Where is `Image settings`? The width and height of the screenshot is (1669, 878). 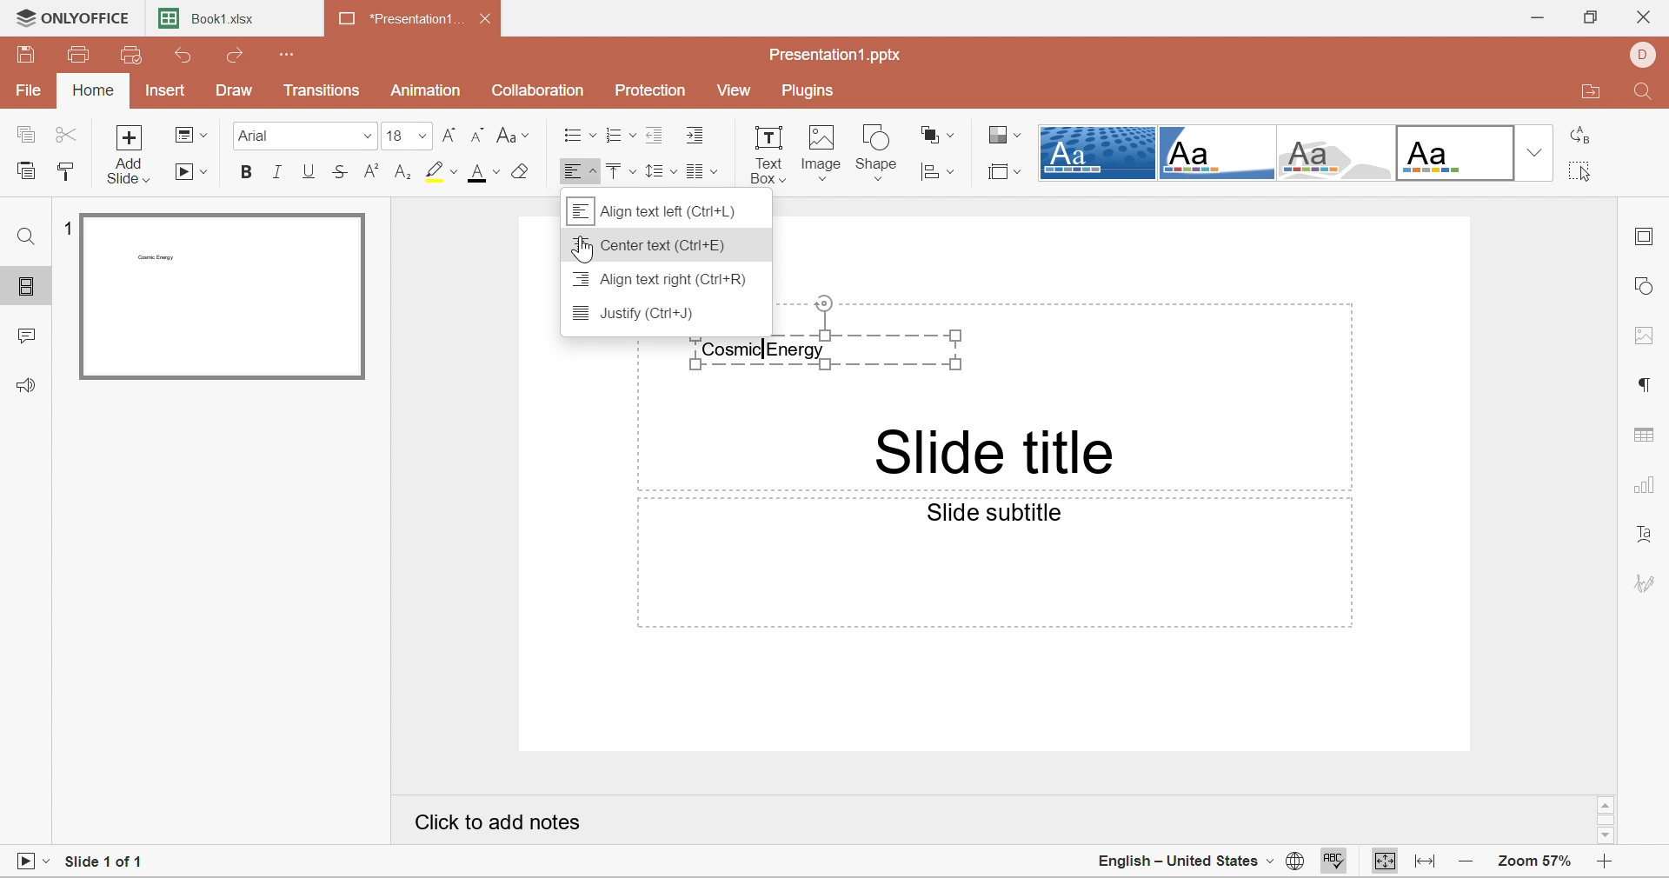 Image settings is located at coordinates (1647, 336).